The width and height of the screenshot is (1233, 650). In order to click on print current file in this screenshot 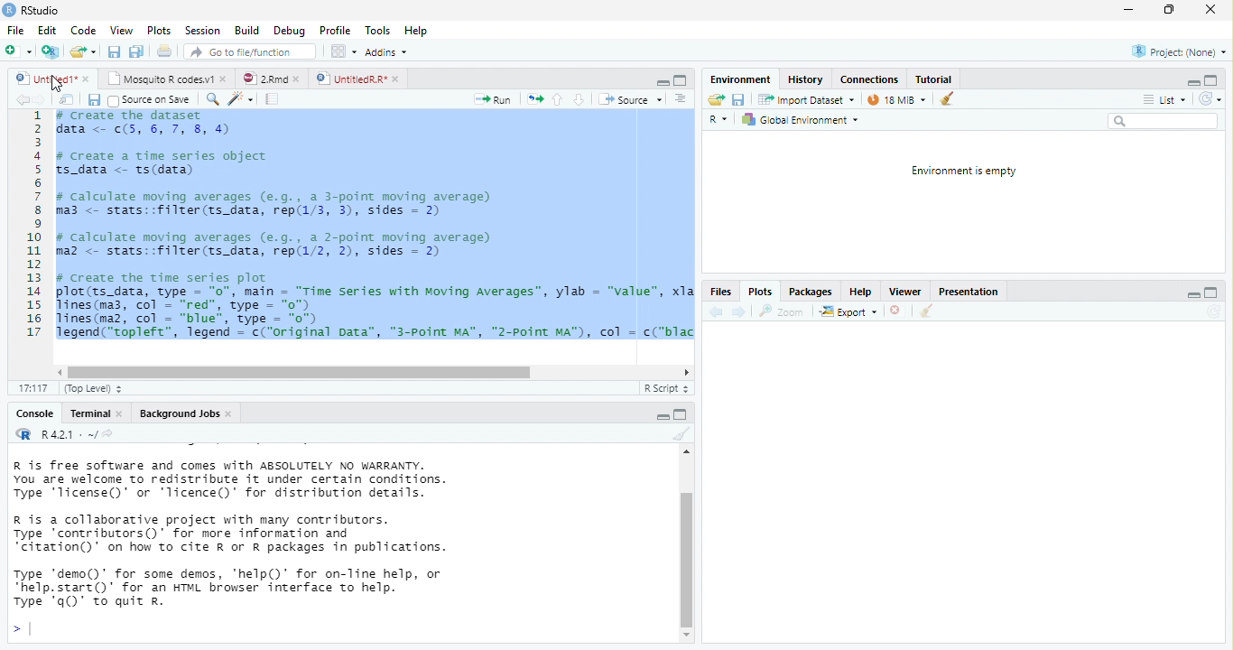, I will do `click(165, 51)`.